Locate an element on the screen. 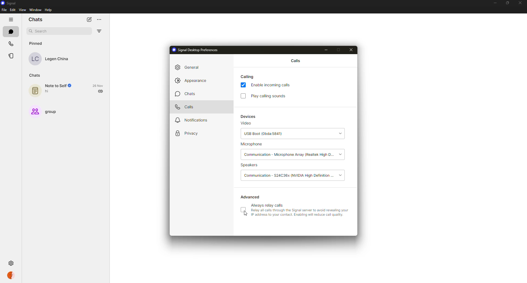  profile is located at coordinates (11, 276).